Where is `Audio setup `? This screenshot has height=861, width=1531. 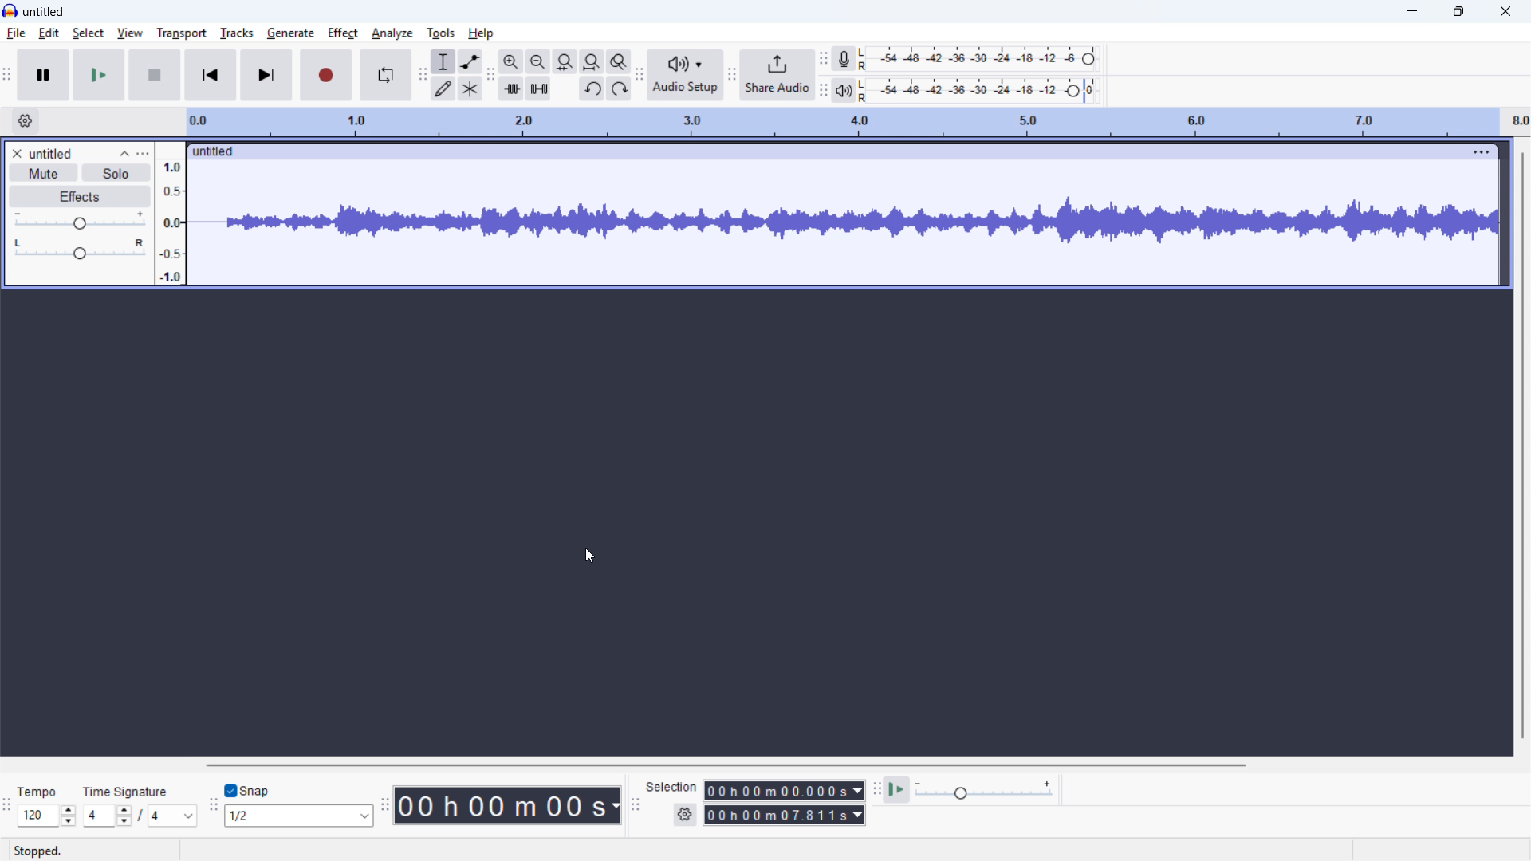
Audio setup  is located at coordinates (685, 75).